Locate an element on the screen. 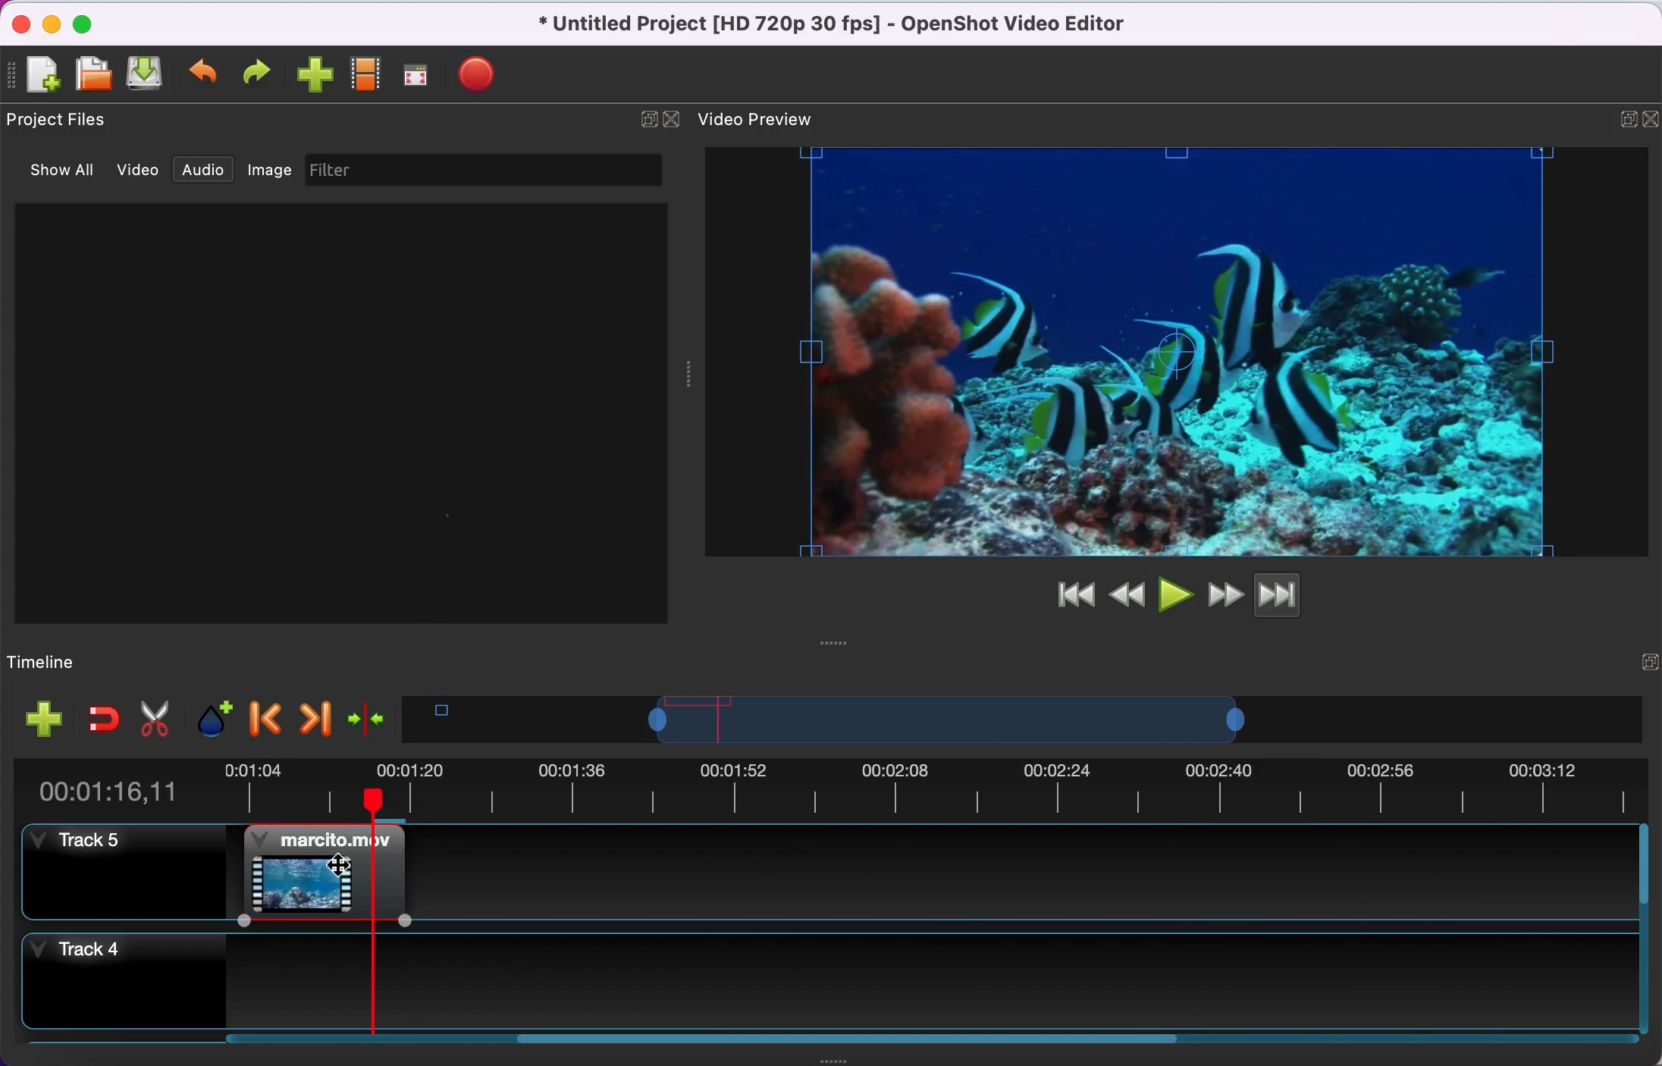  add track is located at coordinates (44, 720).